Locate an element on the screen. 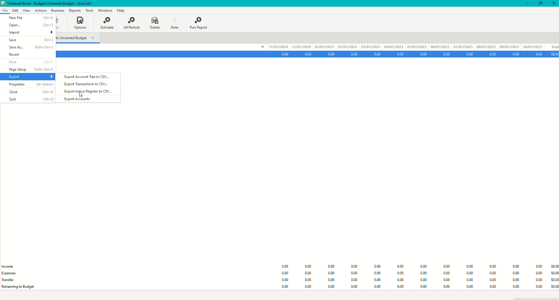 This screenshot has height=300, width=559. Actions is located at coordinates (41, 10).